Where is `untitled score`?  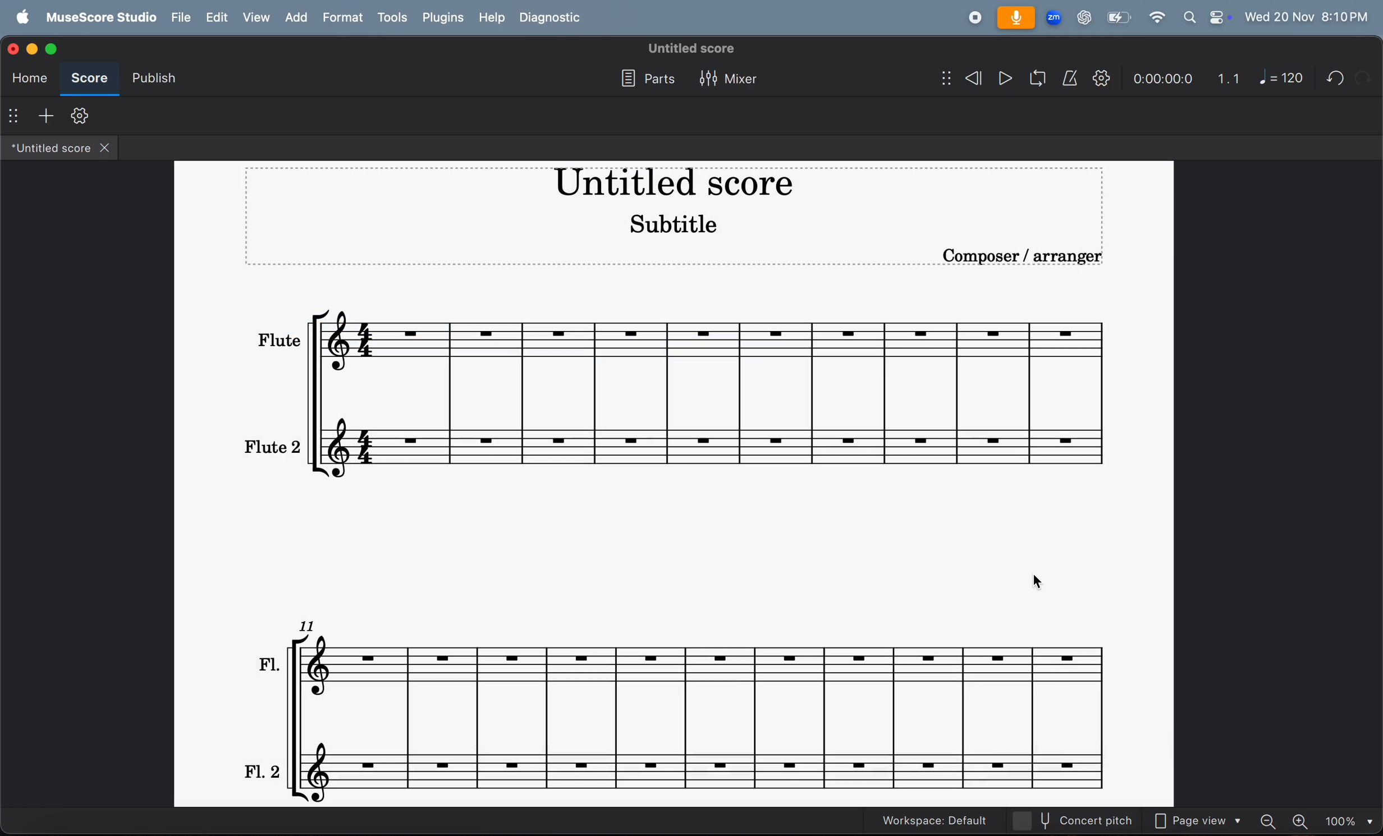 untitled score is located at coordinates (690, 46).